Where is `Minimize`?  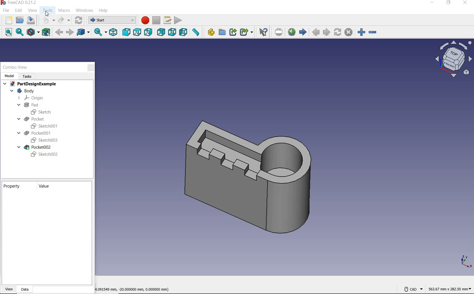
Minimize is located at coordinates (432, 3).